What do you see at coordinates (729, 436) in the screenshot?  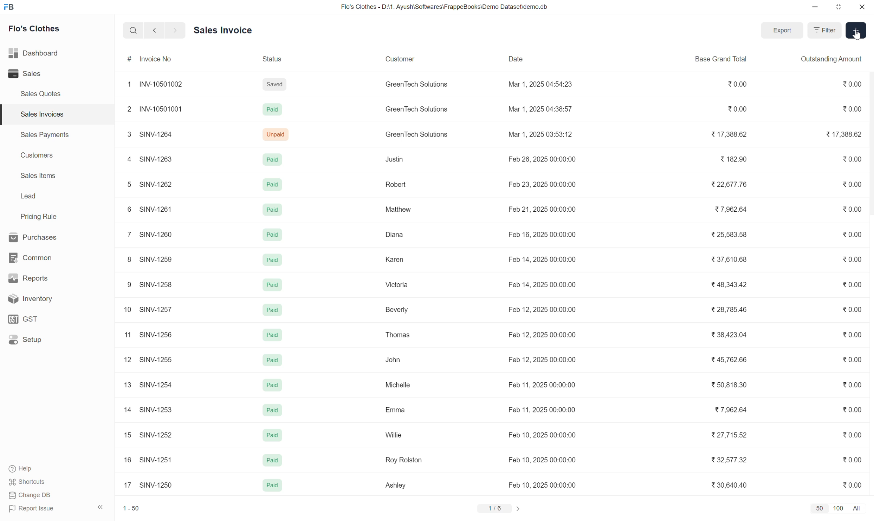 I see `₹27,715.52` at bounding box center [729, 436].